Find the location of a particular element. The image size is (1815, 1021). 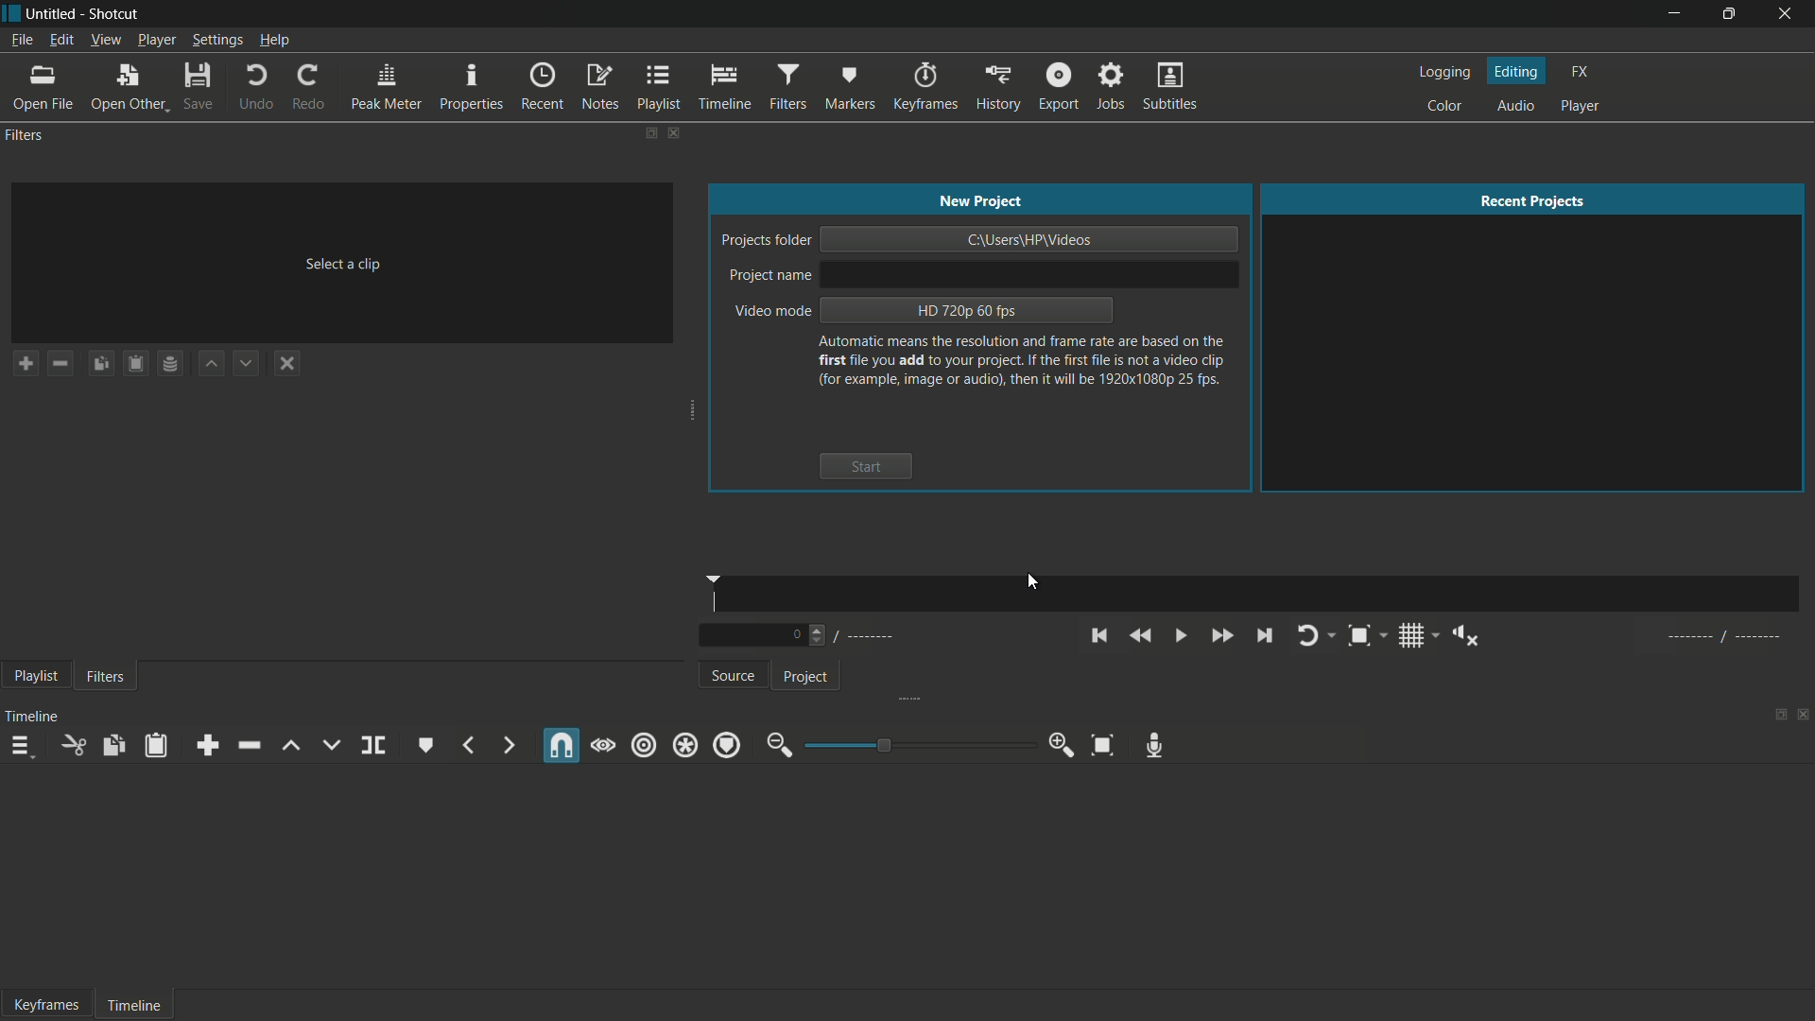

copy is located at coordinates (114, 747).